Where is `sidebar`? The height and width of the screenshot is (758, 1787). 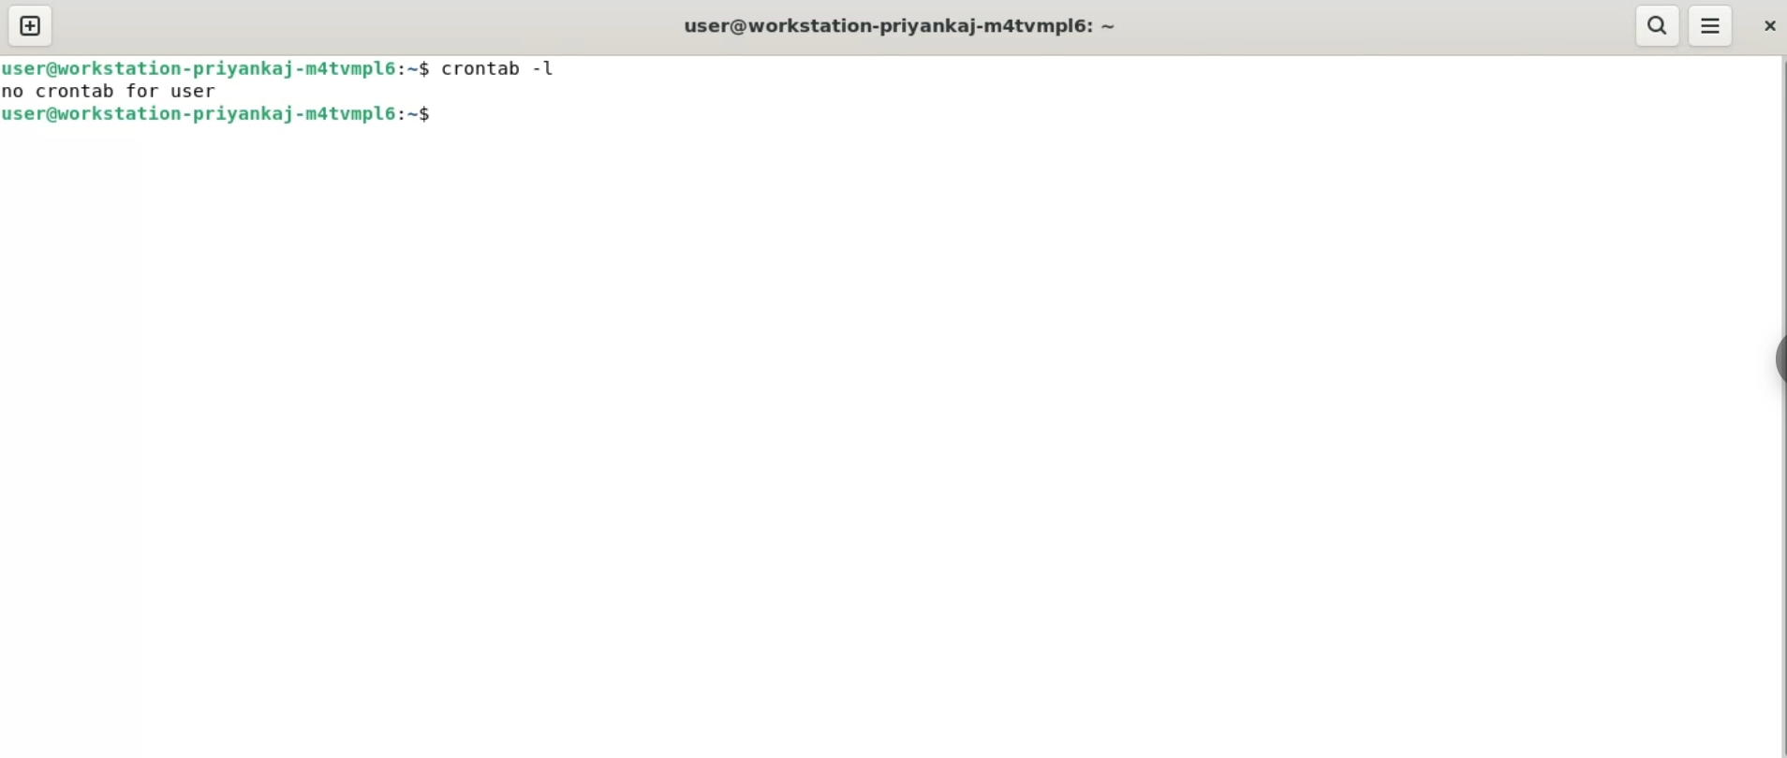
sidebar is located at coordinates (1776, 361).